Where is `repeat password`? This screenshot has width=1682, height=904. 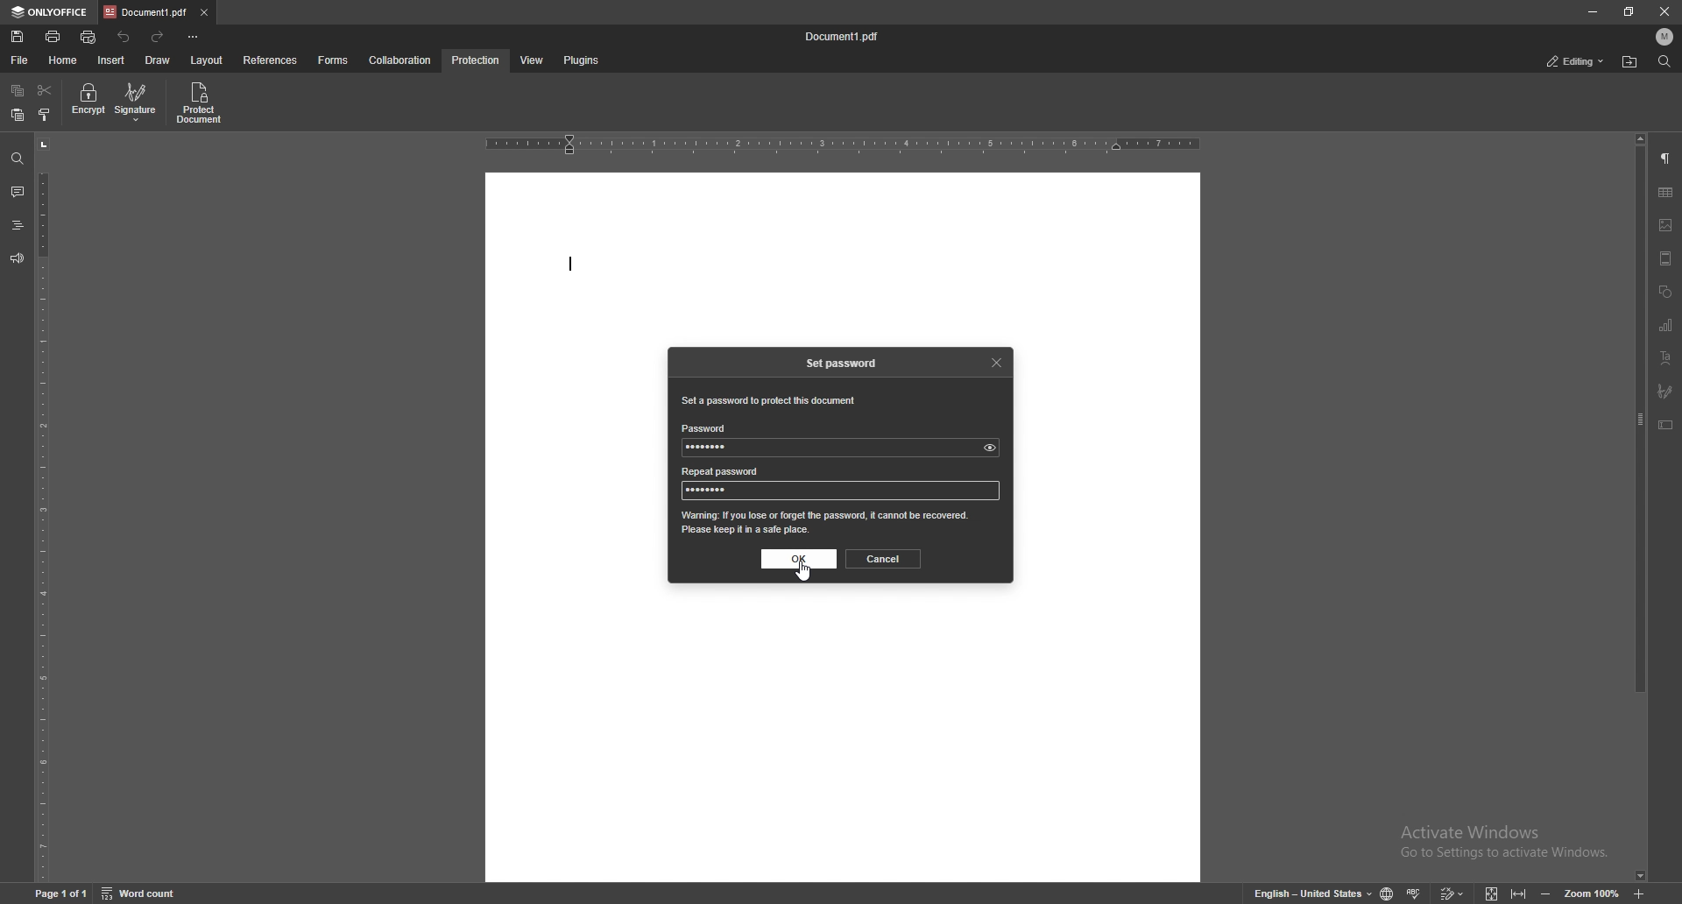
repeat password is located at coordinates (724, 473).